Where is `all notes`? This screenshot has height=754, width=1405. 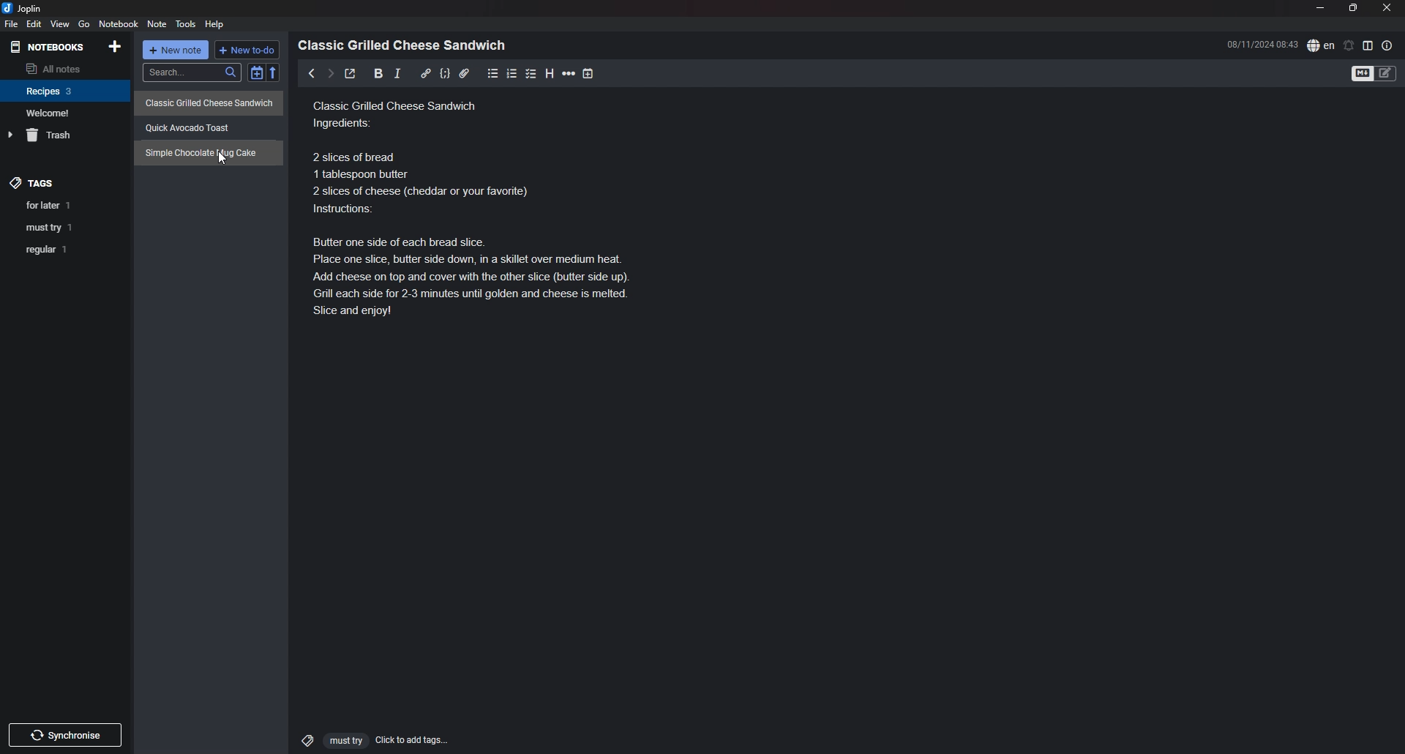 all notes is located at coordinates (63, 68).